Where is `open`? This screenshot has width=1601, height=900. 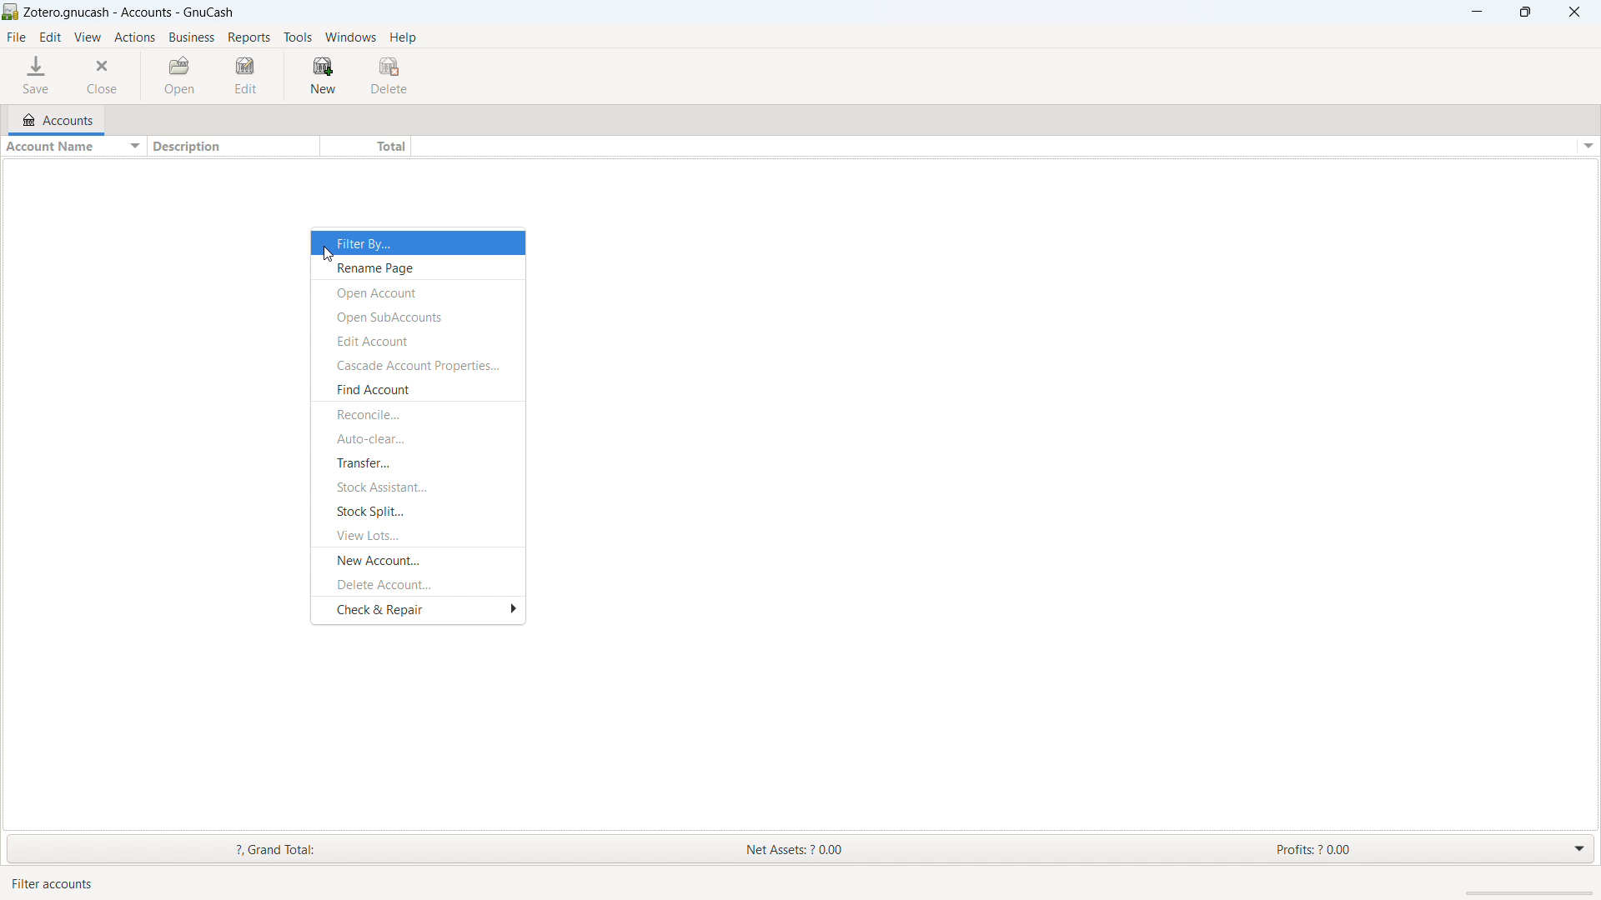
open is located at coordinates (183, 76).